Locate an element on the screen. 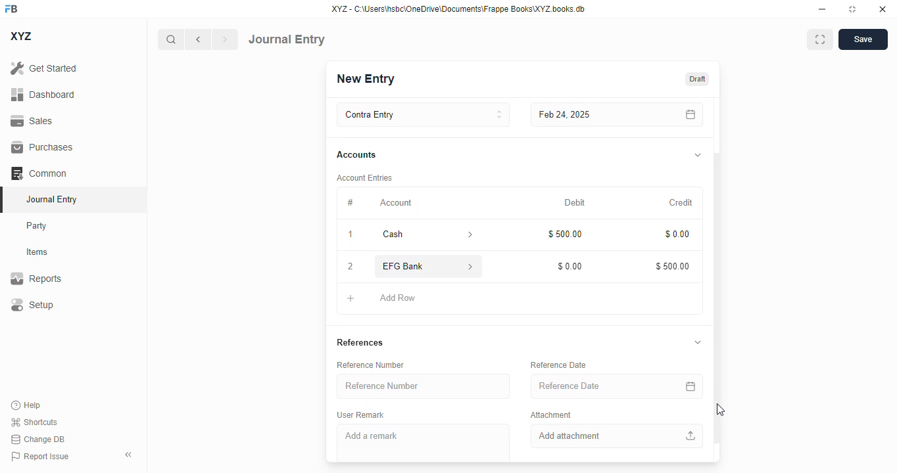 The width and height of the screenshot is (897, 473). credit is located at coordinates (681, 202).